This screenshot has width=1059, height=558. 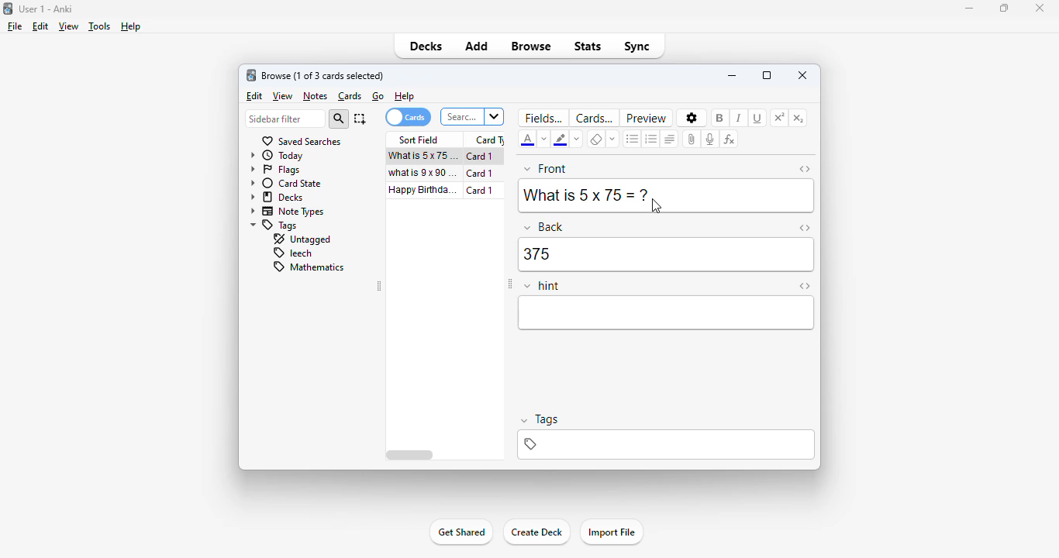 I want to click on card state, so click(x=286, y=183).